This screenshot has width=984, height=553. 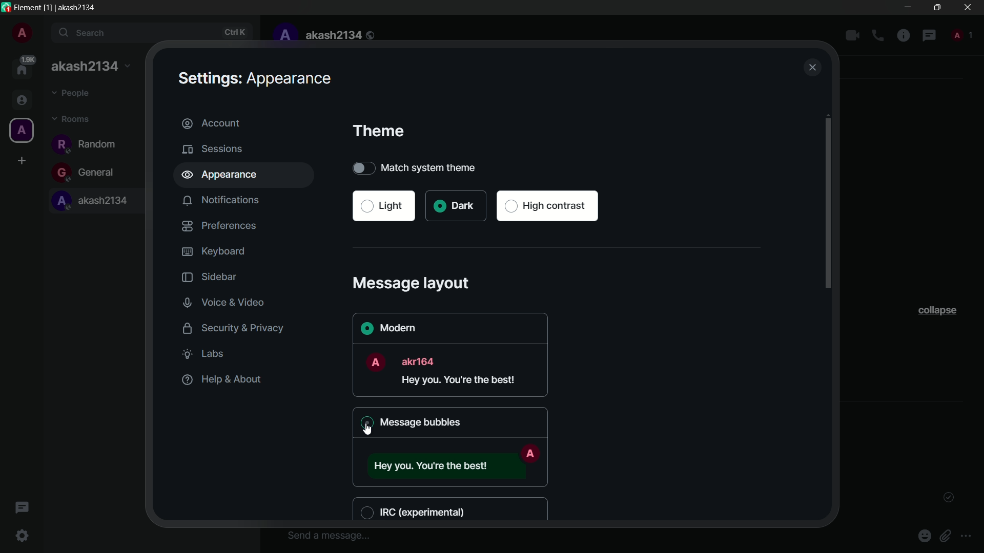 I want to click on profile, so click(x=284, y=35).